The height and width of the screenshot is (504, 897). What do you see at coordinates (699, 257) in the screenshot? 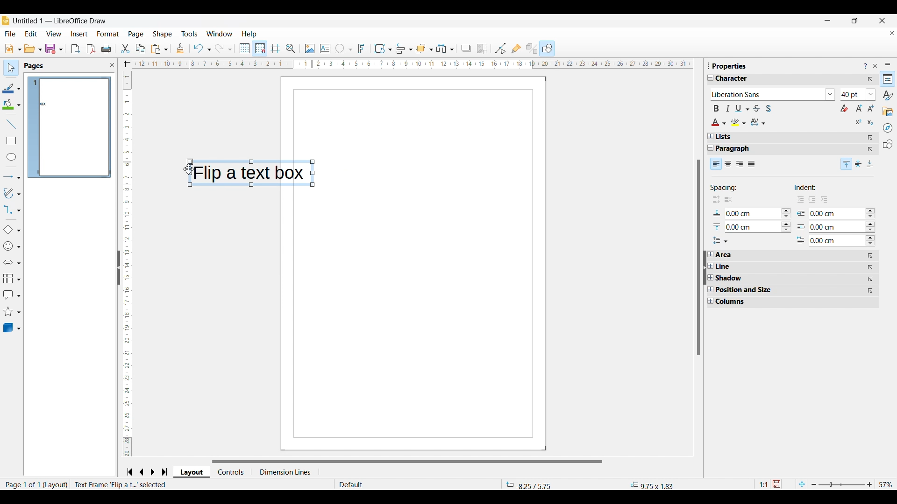
I see `Vertical slider` at bounding box center [699, 257].